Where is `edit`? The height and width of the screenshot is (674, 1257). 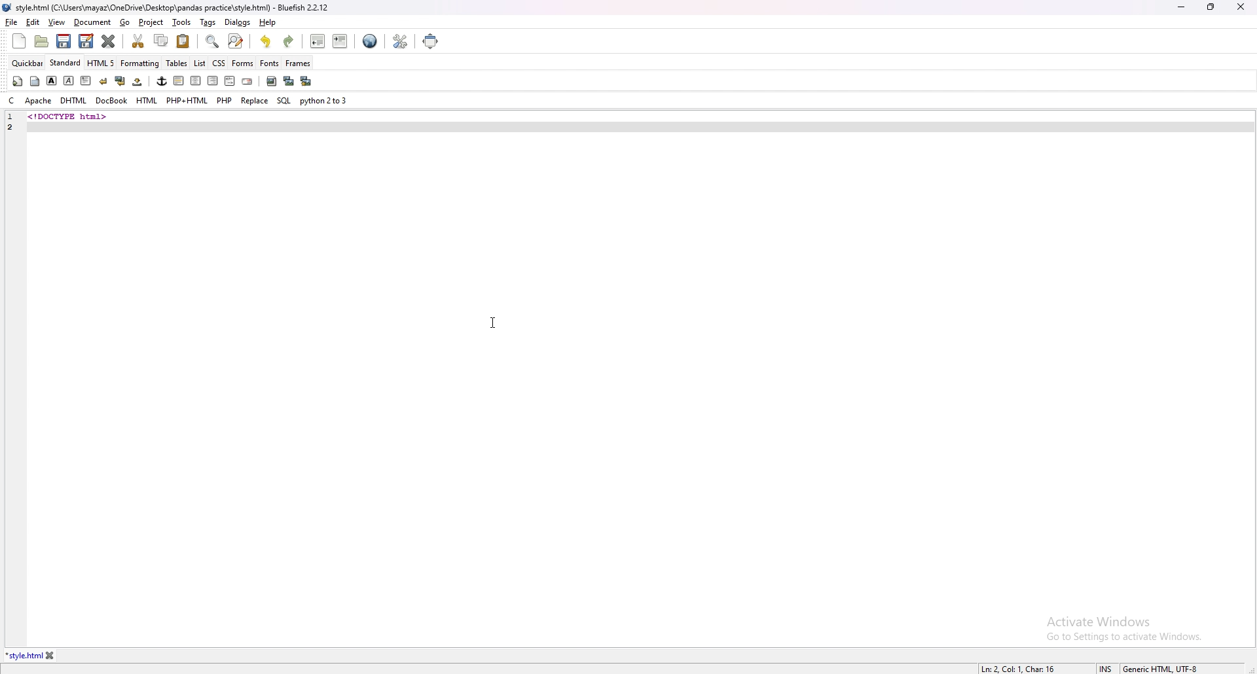 edit is located at coordinates (33, 22).